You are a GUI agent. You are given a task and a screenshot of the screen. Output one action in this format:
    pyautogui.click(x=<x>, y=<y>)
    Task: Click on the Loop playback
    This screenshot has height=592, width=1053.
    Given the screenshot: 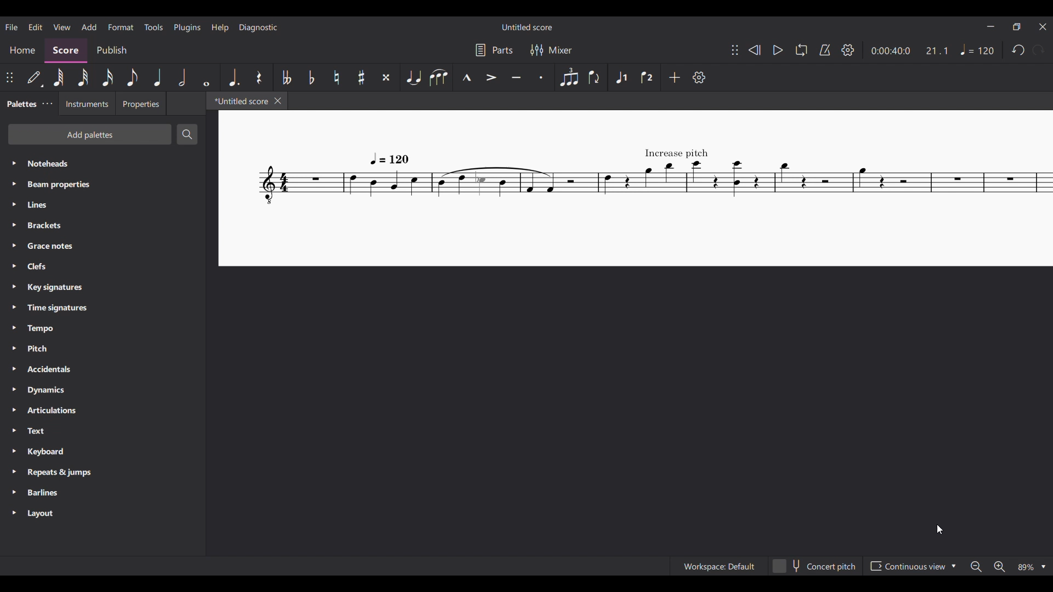 What is the action you would take?
    pyautogui.click(x=801, y=50)
    